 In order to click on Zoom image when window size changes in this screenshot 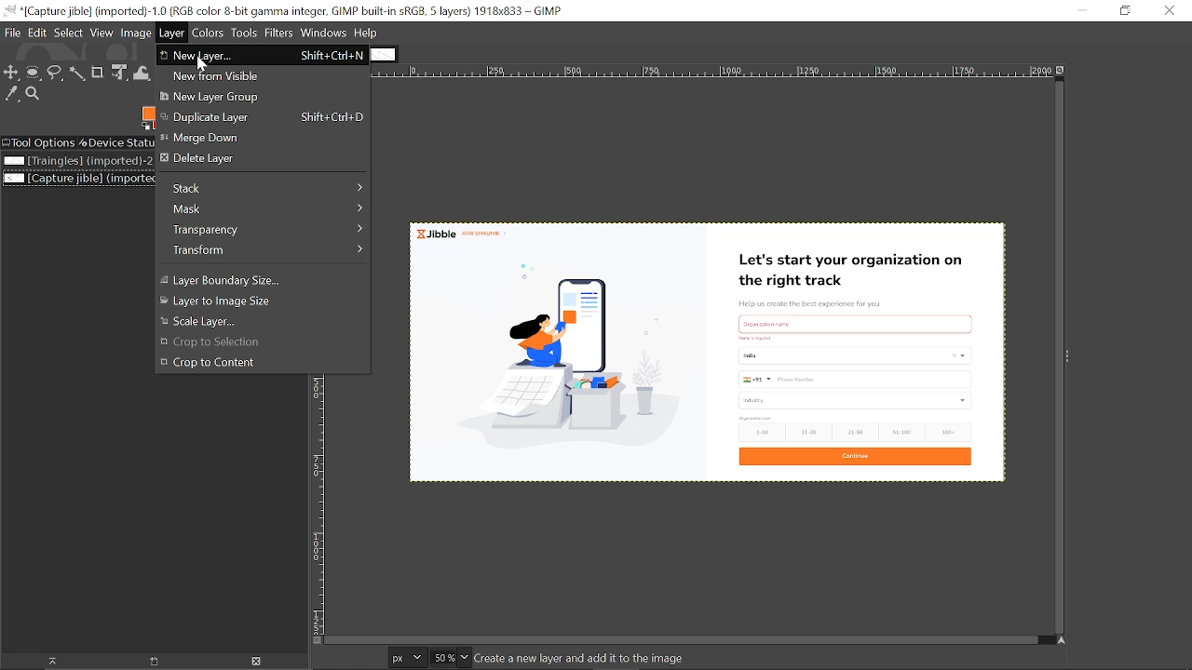, I will do `click(1062, 69)`.